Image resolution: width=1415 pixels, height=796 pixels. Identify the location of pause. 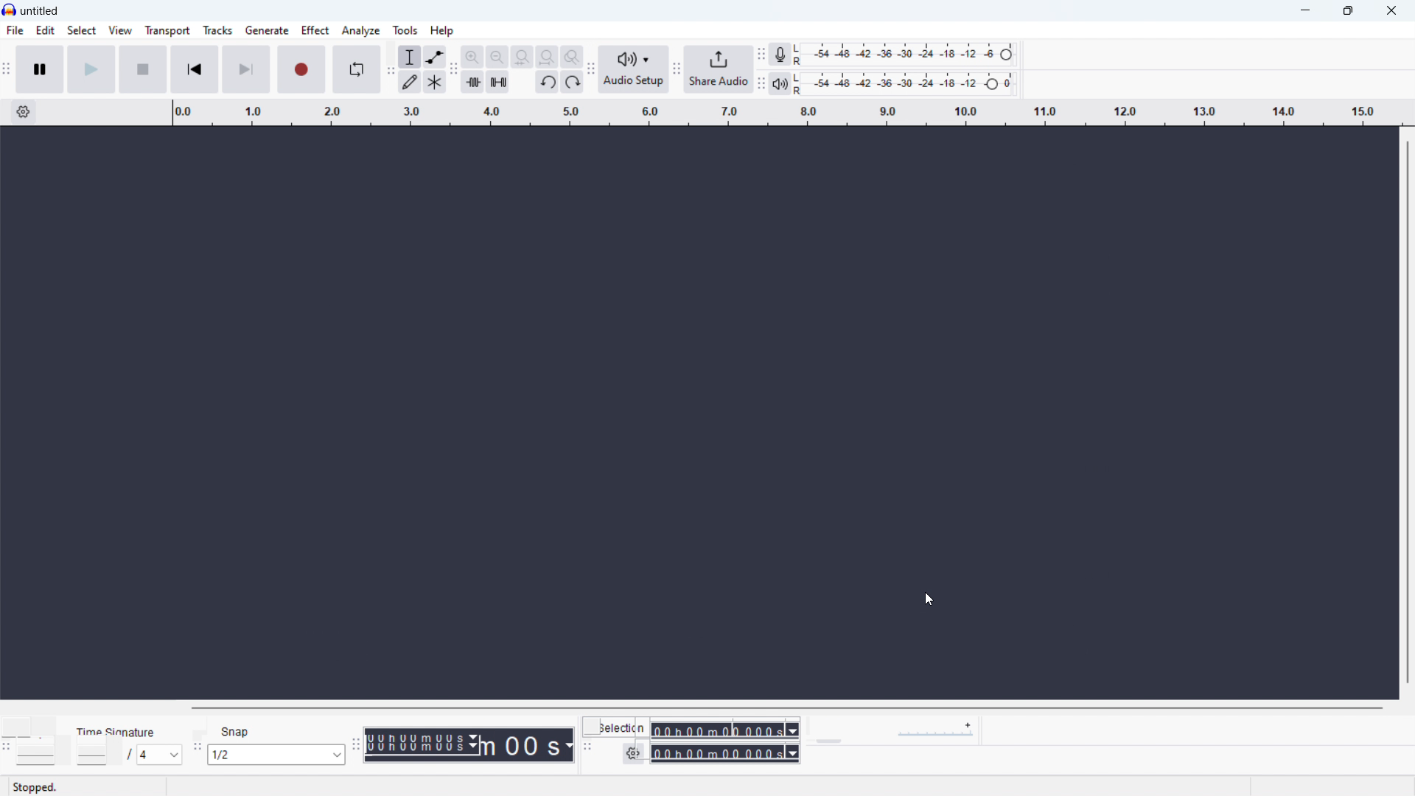
(41, 69).